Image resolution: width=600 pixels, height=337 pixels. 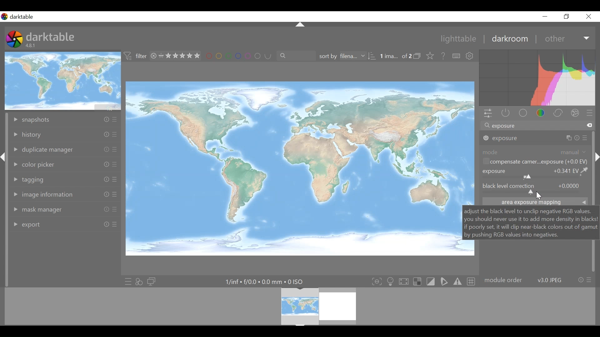 What do you see at coordinates (488, 114) in the screenshot?
I see `quick access panel` at bounding box center [488, 114].